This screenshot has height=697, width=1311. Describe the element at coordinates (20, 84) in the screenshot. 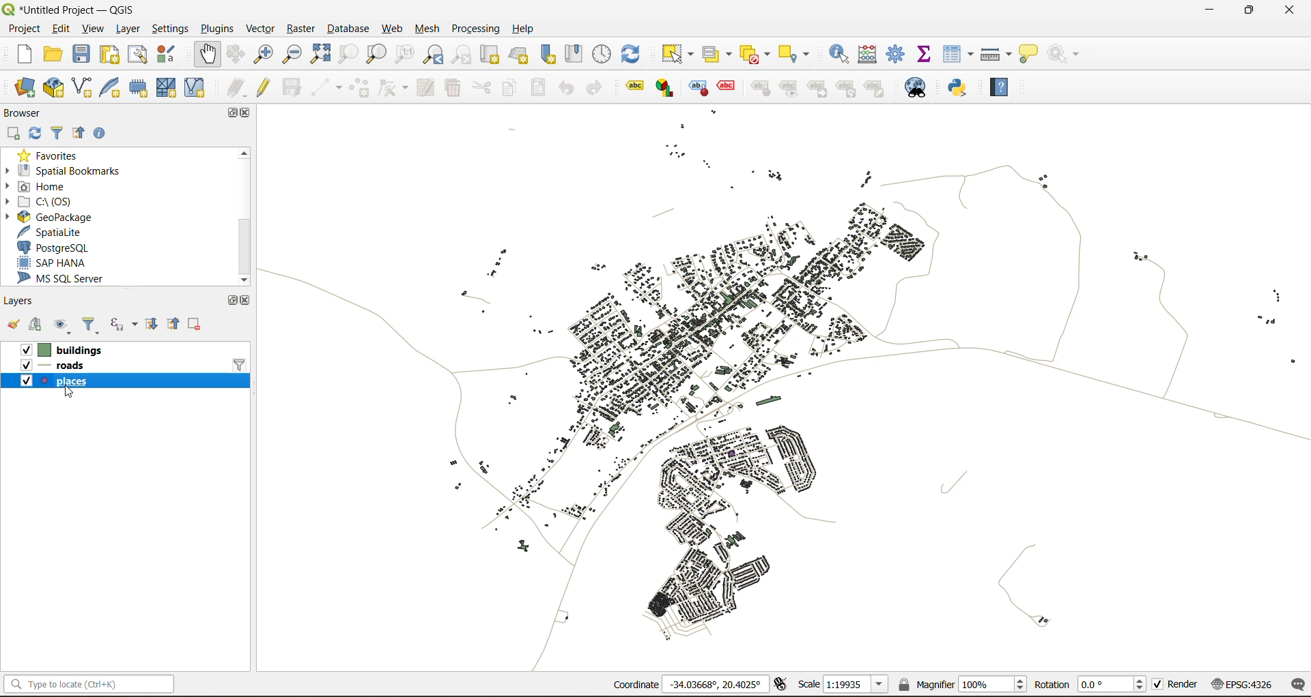

I see `open datasource manager` at that location.